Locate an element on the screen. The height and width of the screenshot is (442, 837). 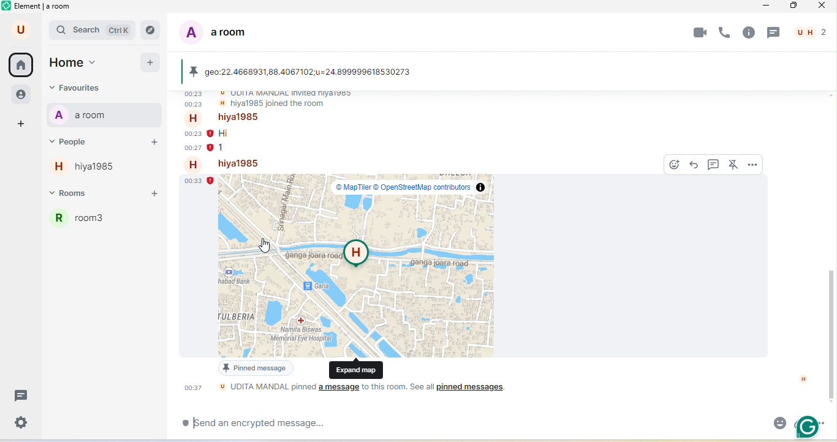
udita mandal pinned a messege to this room.see all pinned message is located at coordinates (373, 392).